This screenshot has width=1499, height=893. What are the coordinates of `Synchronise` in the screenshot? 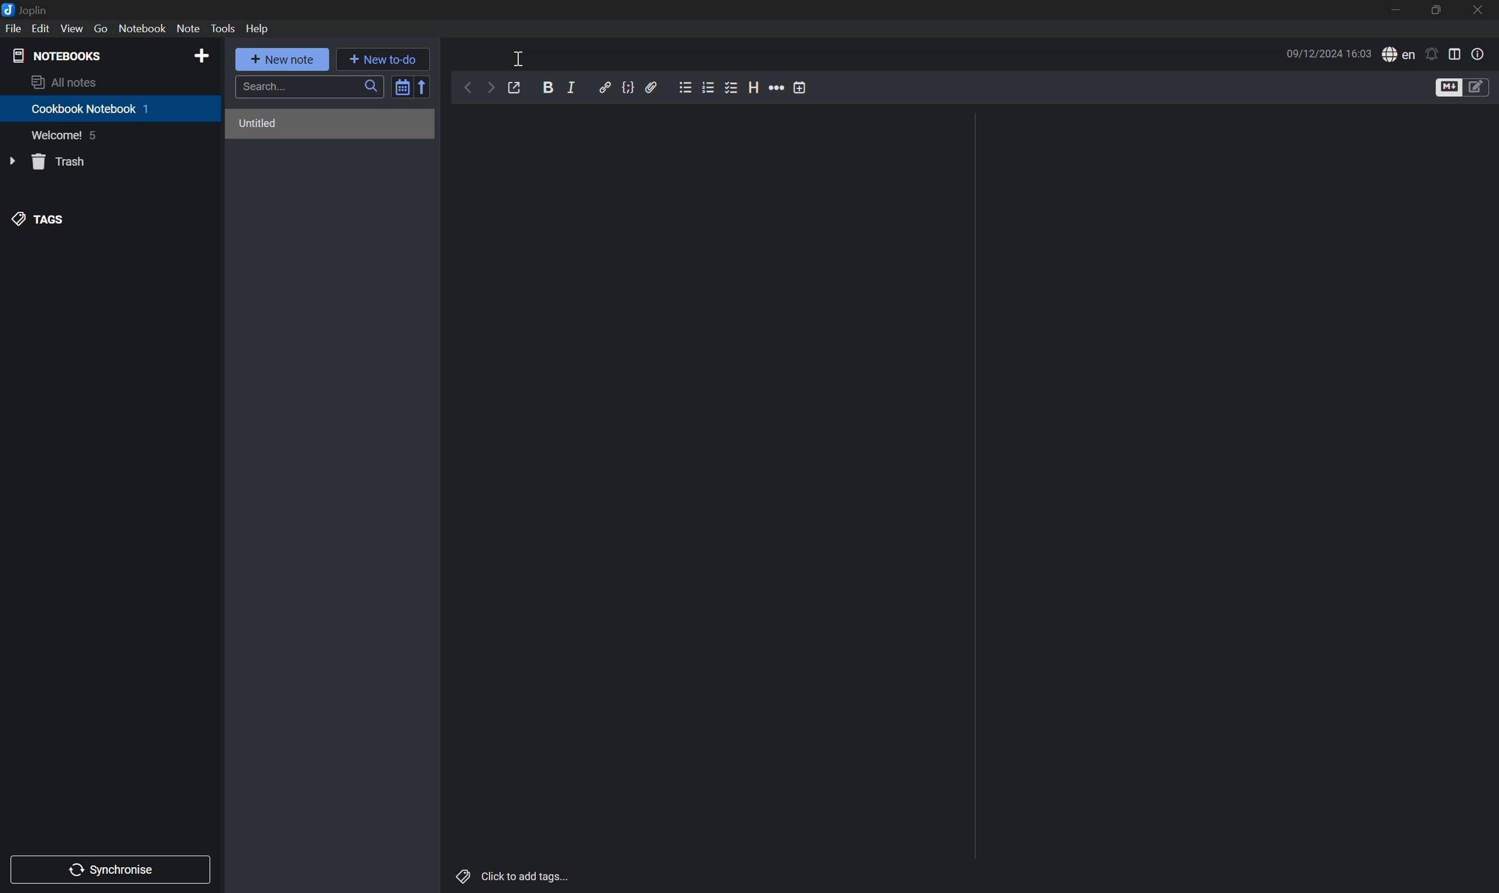 It's located at (113, 870).